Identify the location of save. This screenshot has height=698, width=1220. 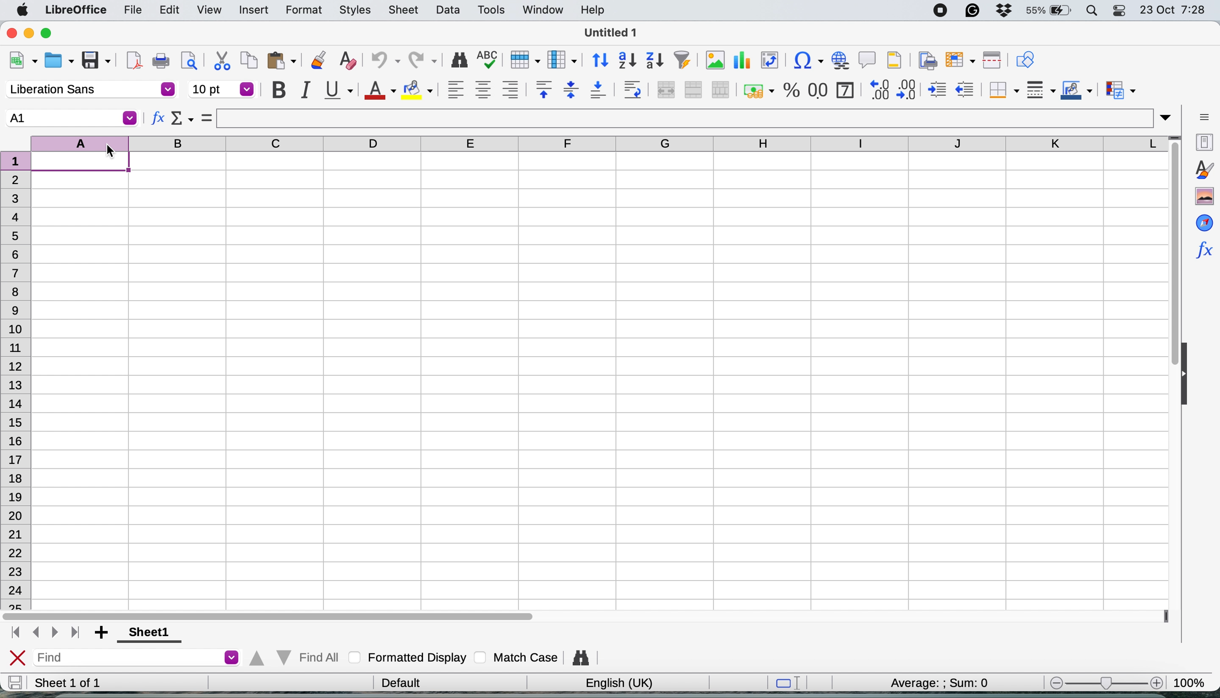
(15, 682).